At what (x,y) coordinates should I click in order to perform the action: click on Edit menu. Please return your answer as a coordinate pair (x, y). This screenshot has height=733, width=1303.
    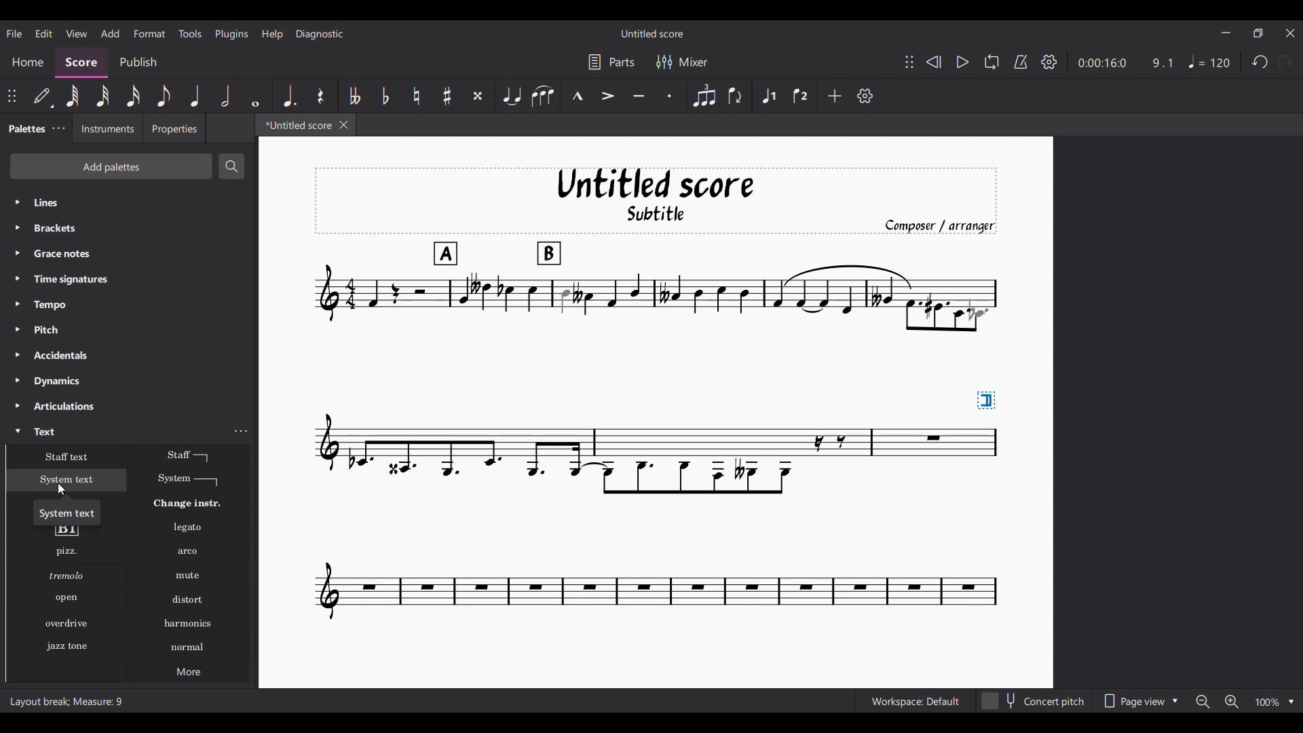
    Looking at the image, I should click on (44, 34).